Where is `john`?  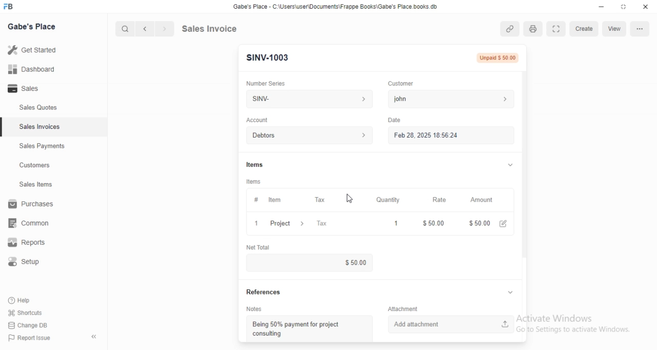
john is located at coordinates (450, 99).